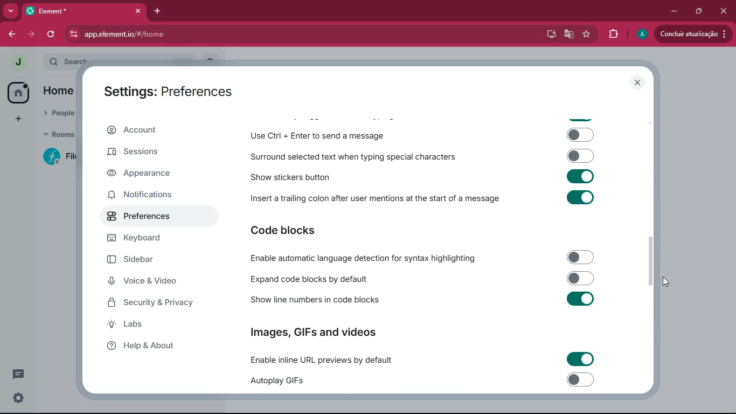  What do you see at coordinates (158, 130) in the screenshot?
I see `account` at bounding box center [158, 130].